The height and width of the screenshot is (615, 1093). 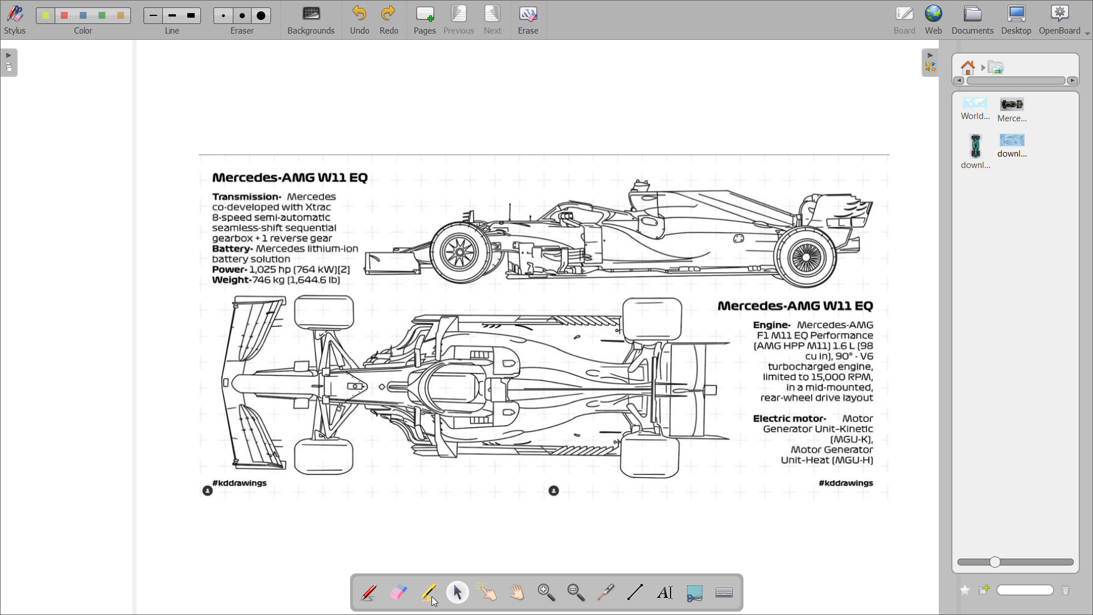 I want to click on next, so click(x=494, y=19).